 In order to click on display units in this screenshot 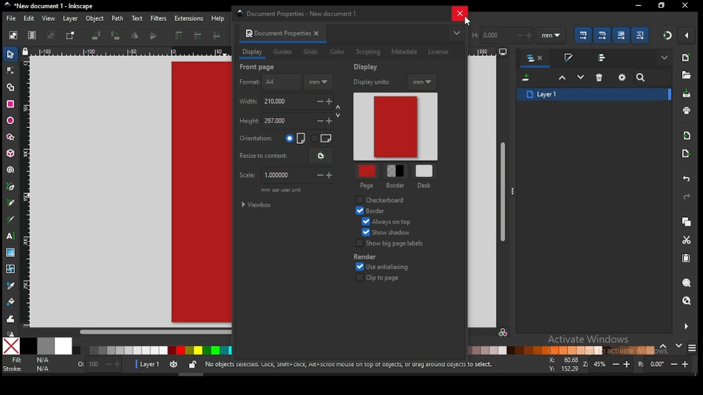, I will do `click(395, 83)`.